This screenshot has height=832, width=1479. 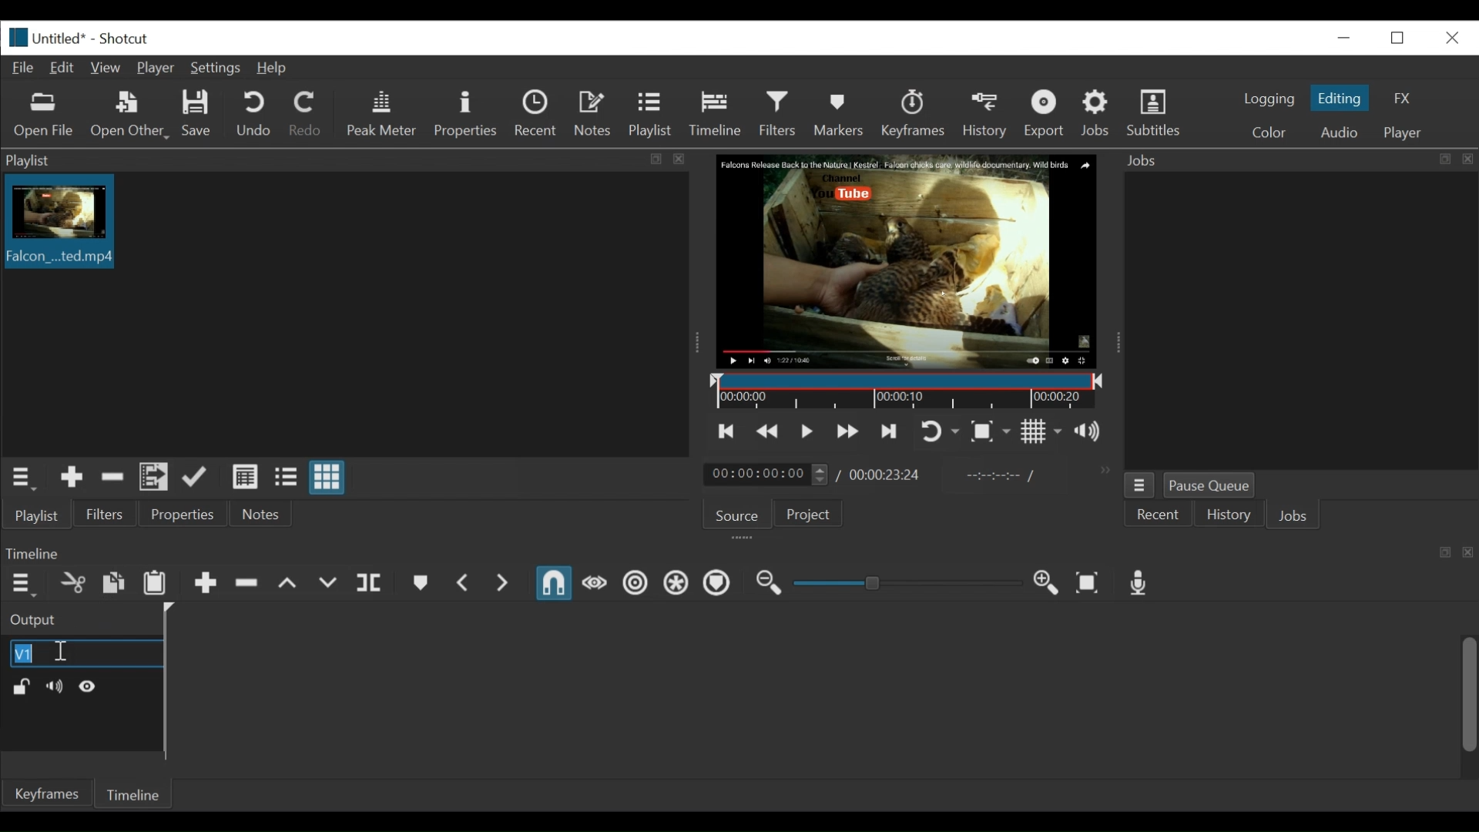 What do you see at coordinates (939, 431) in the screenshot?
I see `Toggle Zoom` at bounding box center [939, 431].